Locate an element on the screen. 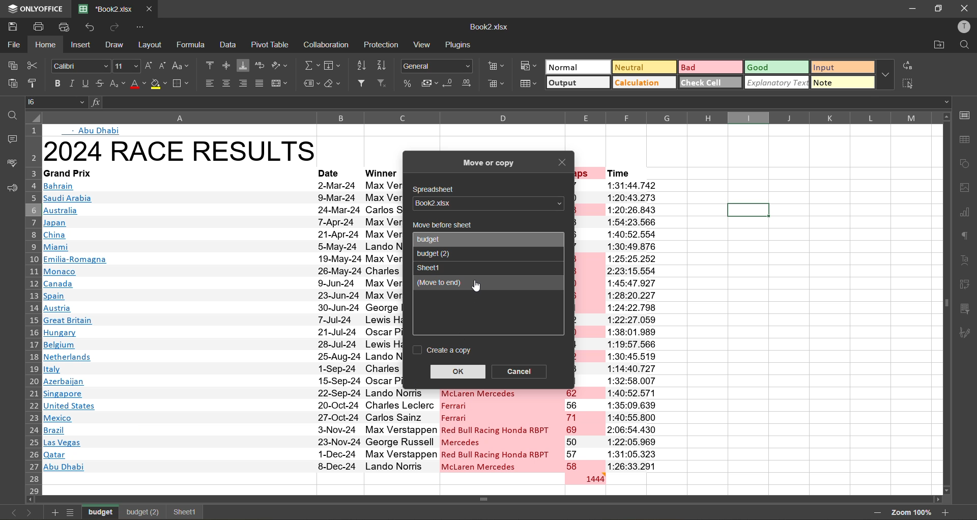  increment size is located at coordinates (149, 65).